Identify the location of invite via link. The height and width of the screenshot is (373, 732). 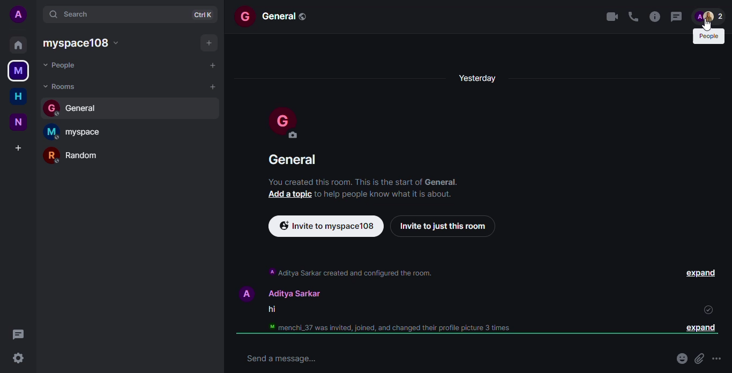
(325, 227).